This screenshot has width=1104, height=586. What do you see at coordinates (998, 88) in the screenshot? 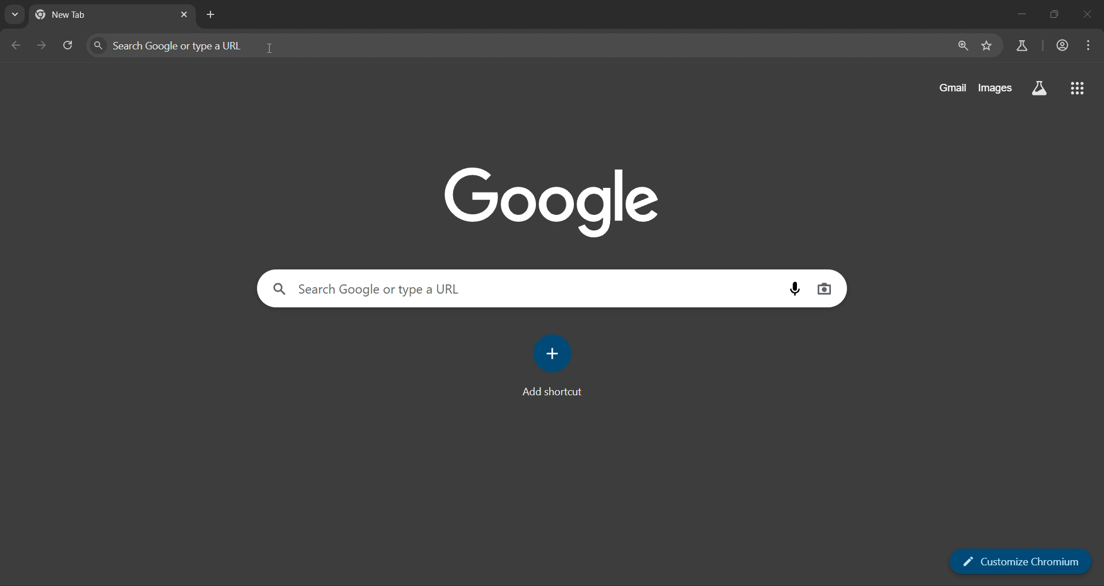
I see `images` at bounding box center [998, 88].